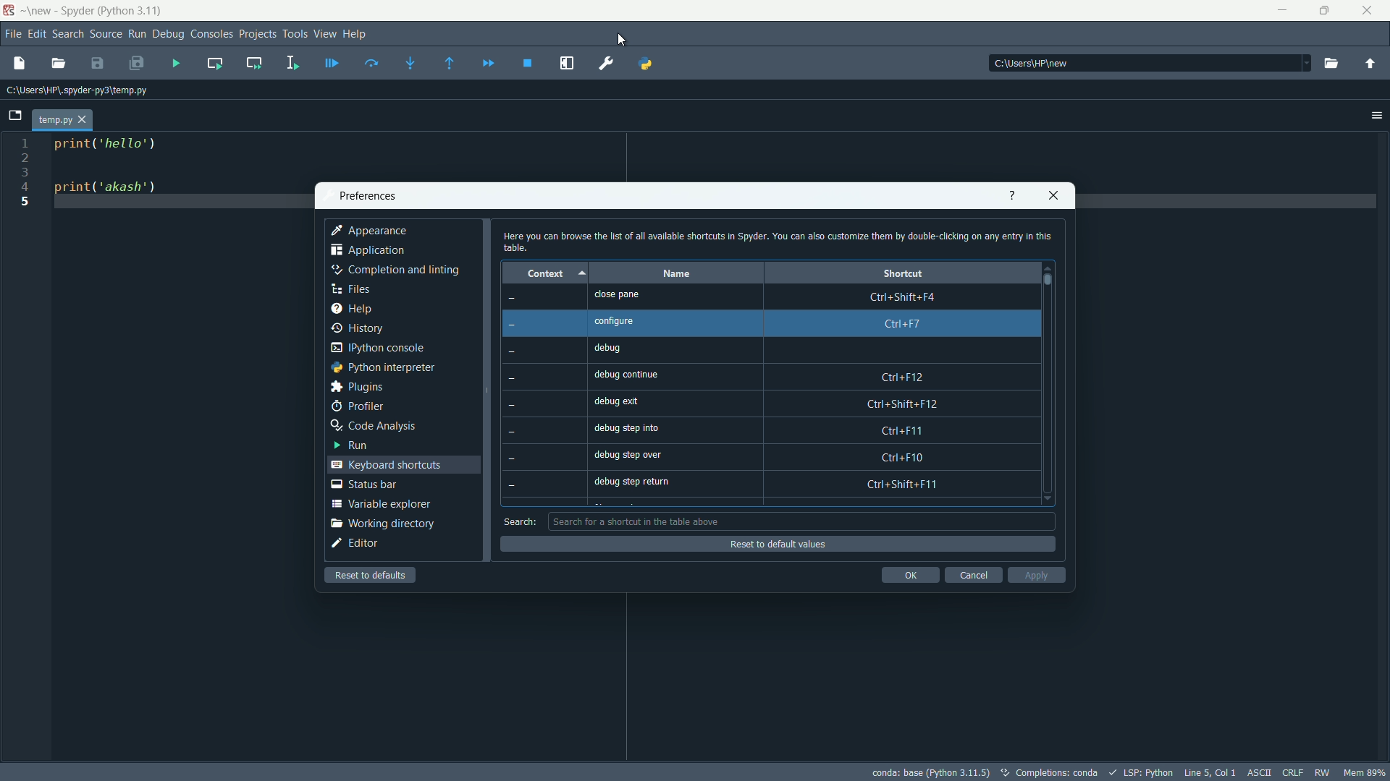 This screenshot has width=1390, height=781. I want to click on directory, so click(1035, 64).